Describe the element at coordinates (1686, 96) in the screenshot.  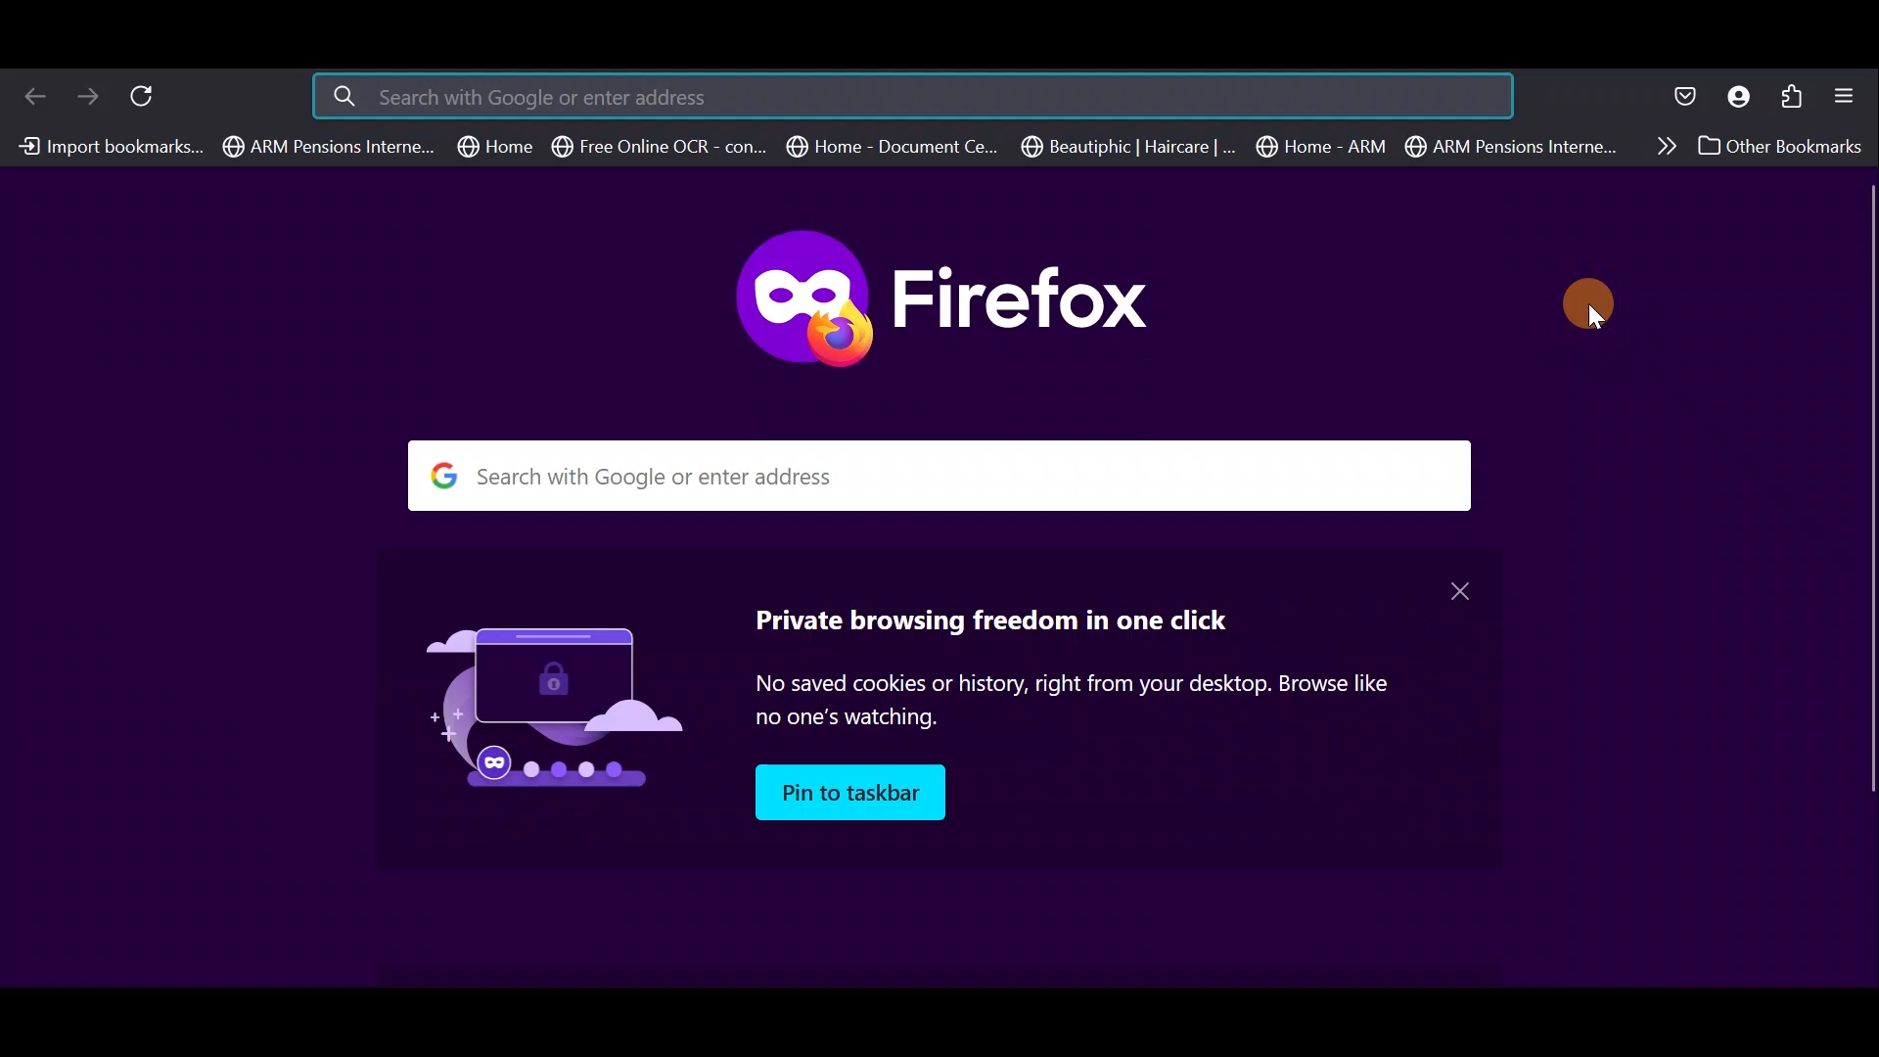
I see `Save to pocket` at that location.